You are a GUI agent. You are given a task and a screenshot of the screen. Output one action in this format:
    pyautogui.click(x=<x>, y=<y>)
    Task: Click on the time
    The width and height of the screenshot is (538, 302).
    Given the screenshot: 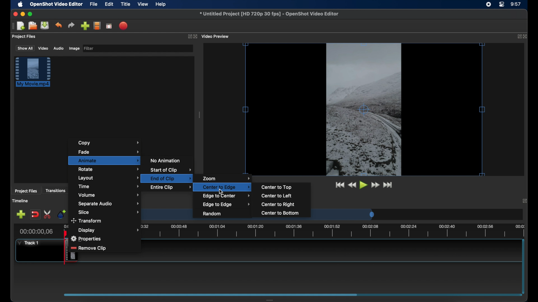 What is the action you would take?
    pyautogui.click(x=516, y=4)
    